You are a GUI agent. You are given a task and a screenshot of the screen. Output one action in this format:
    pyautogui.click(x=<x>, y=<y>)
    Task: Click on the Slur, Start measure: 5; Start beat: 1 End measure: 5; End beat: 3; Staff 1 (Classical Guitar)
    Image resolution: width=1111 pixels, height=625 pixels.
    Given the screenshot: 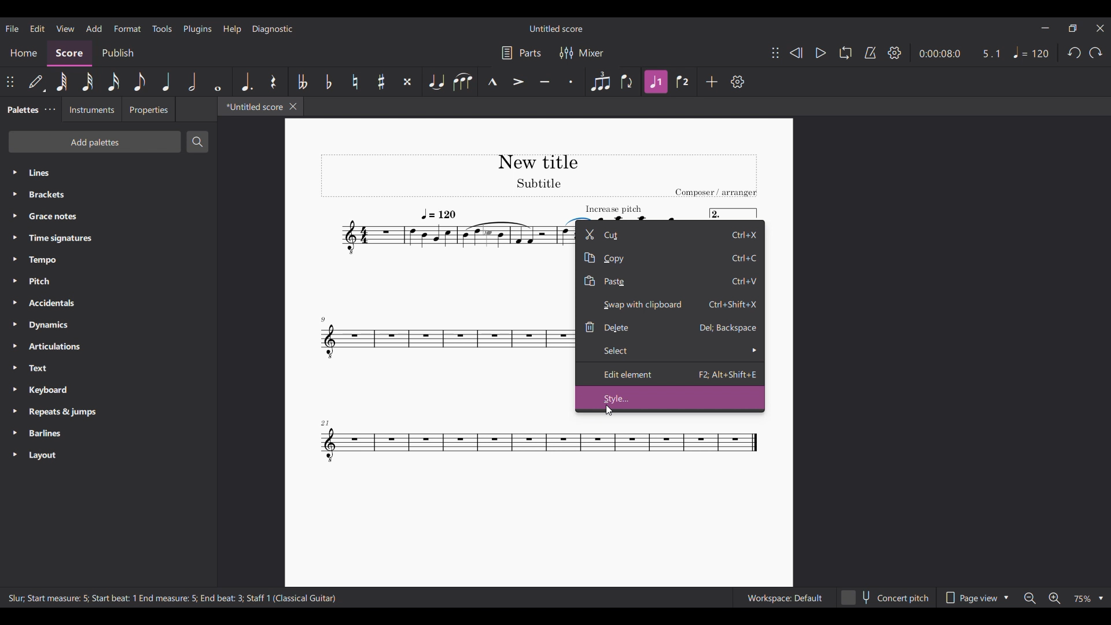 What is the action you would take?
    pyautogui.click(x=172, y=598)
    